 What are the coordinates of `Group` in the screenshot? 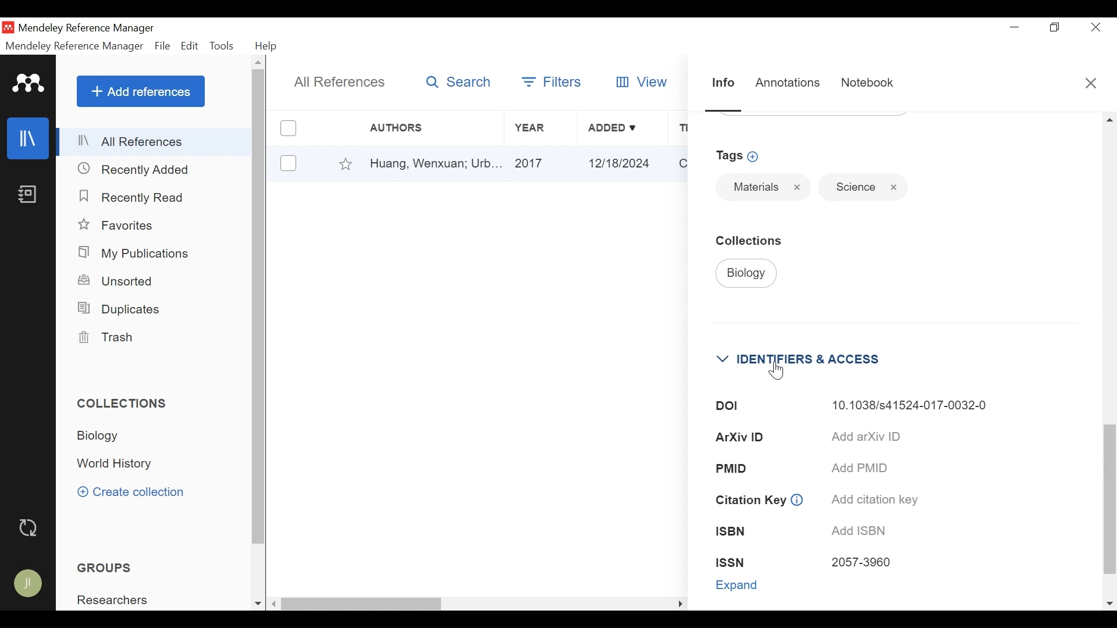 It's located at (119, 600).